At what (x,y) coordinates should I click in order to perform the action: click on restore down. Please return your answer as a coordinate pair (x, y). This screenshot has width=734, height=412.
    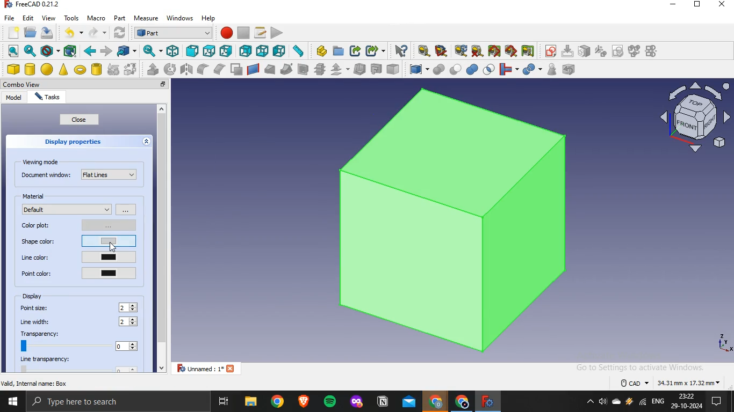
    Looking at the image, I should click on (697, 5).